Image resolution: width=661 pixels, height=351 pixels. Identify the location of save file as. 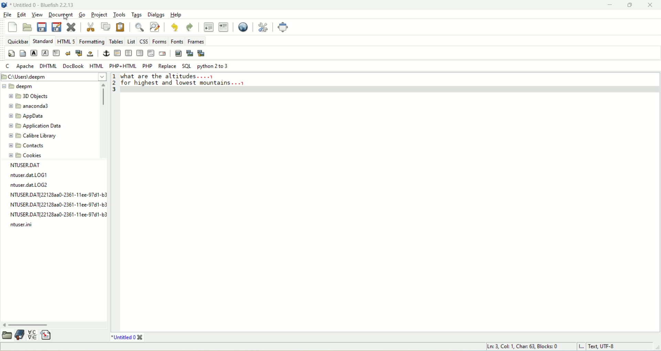
(57, 27).